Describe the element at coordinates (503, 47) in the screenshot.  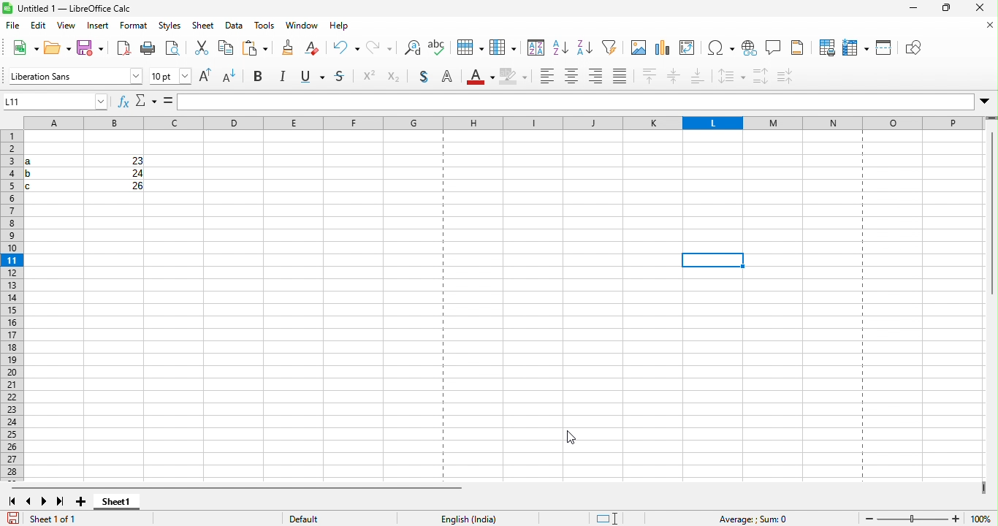
I see `sort` at that location.